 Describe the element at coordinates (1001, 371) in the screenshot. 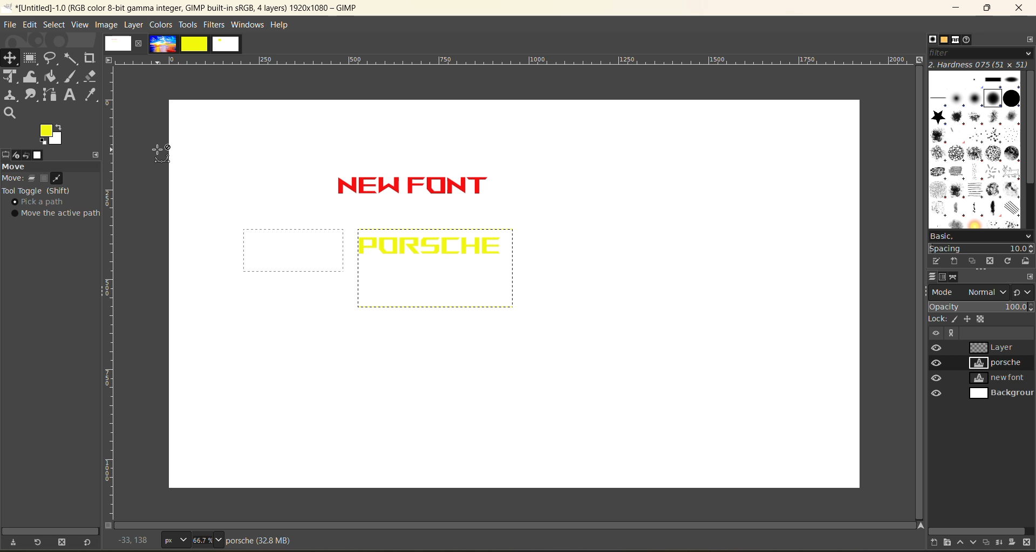

I see `layers` at that location.